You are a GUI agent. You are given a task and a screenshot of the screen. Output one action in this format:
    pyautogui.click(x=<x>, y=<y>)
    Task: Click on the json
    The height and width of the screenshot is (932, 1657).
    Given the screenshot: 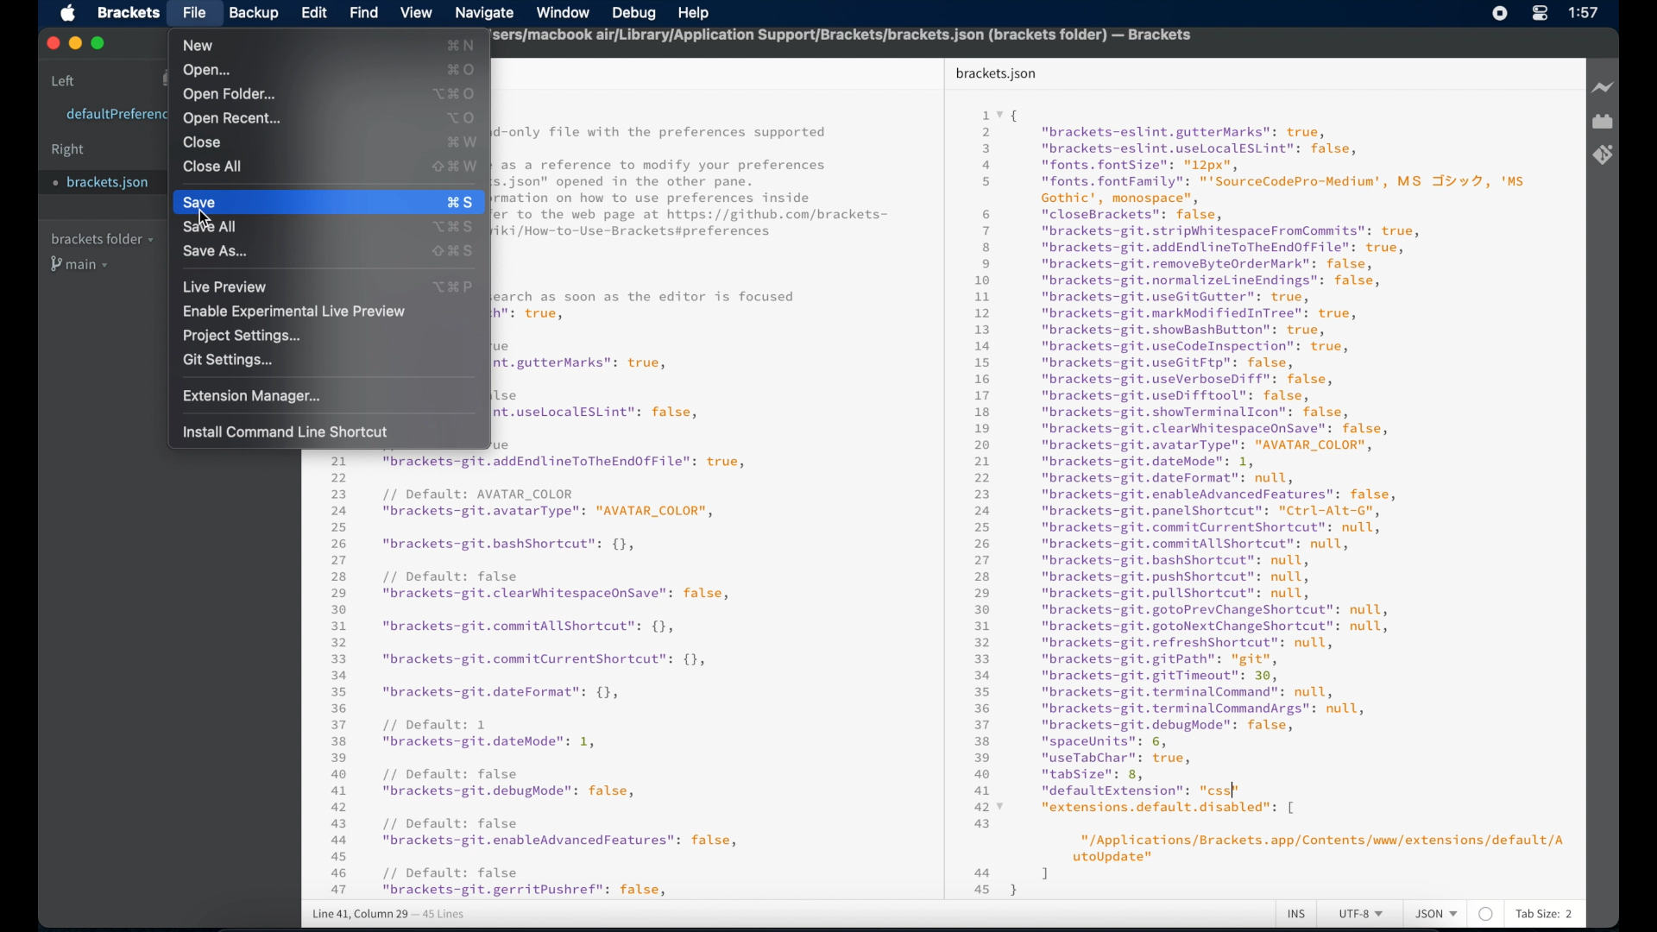 What is the action you would take?
    pyautogui.click(x=1435, y=915)
    